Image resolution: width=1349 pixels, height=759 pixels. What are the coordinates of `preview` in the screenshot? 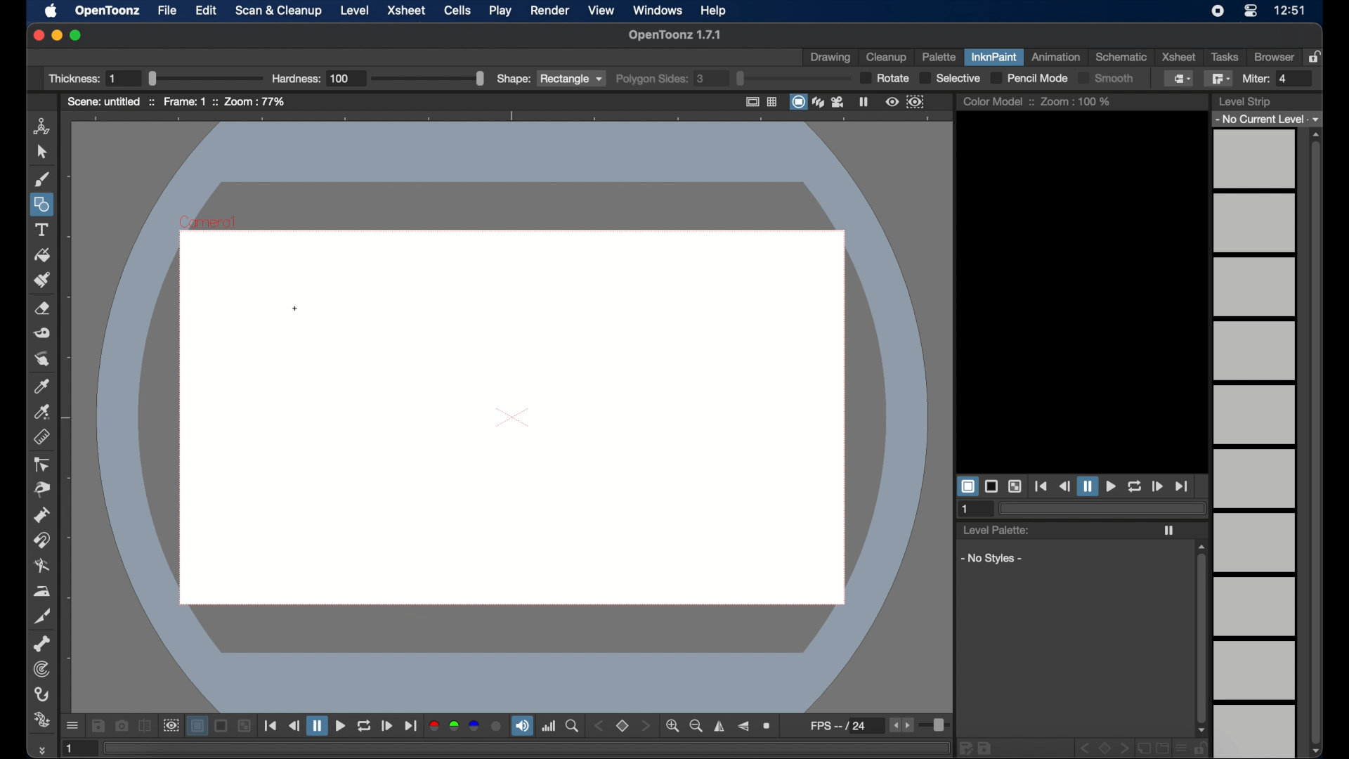 It's located at (892, 102).